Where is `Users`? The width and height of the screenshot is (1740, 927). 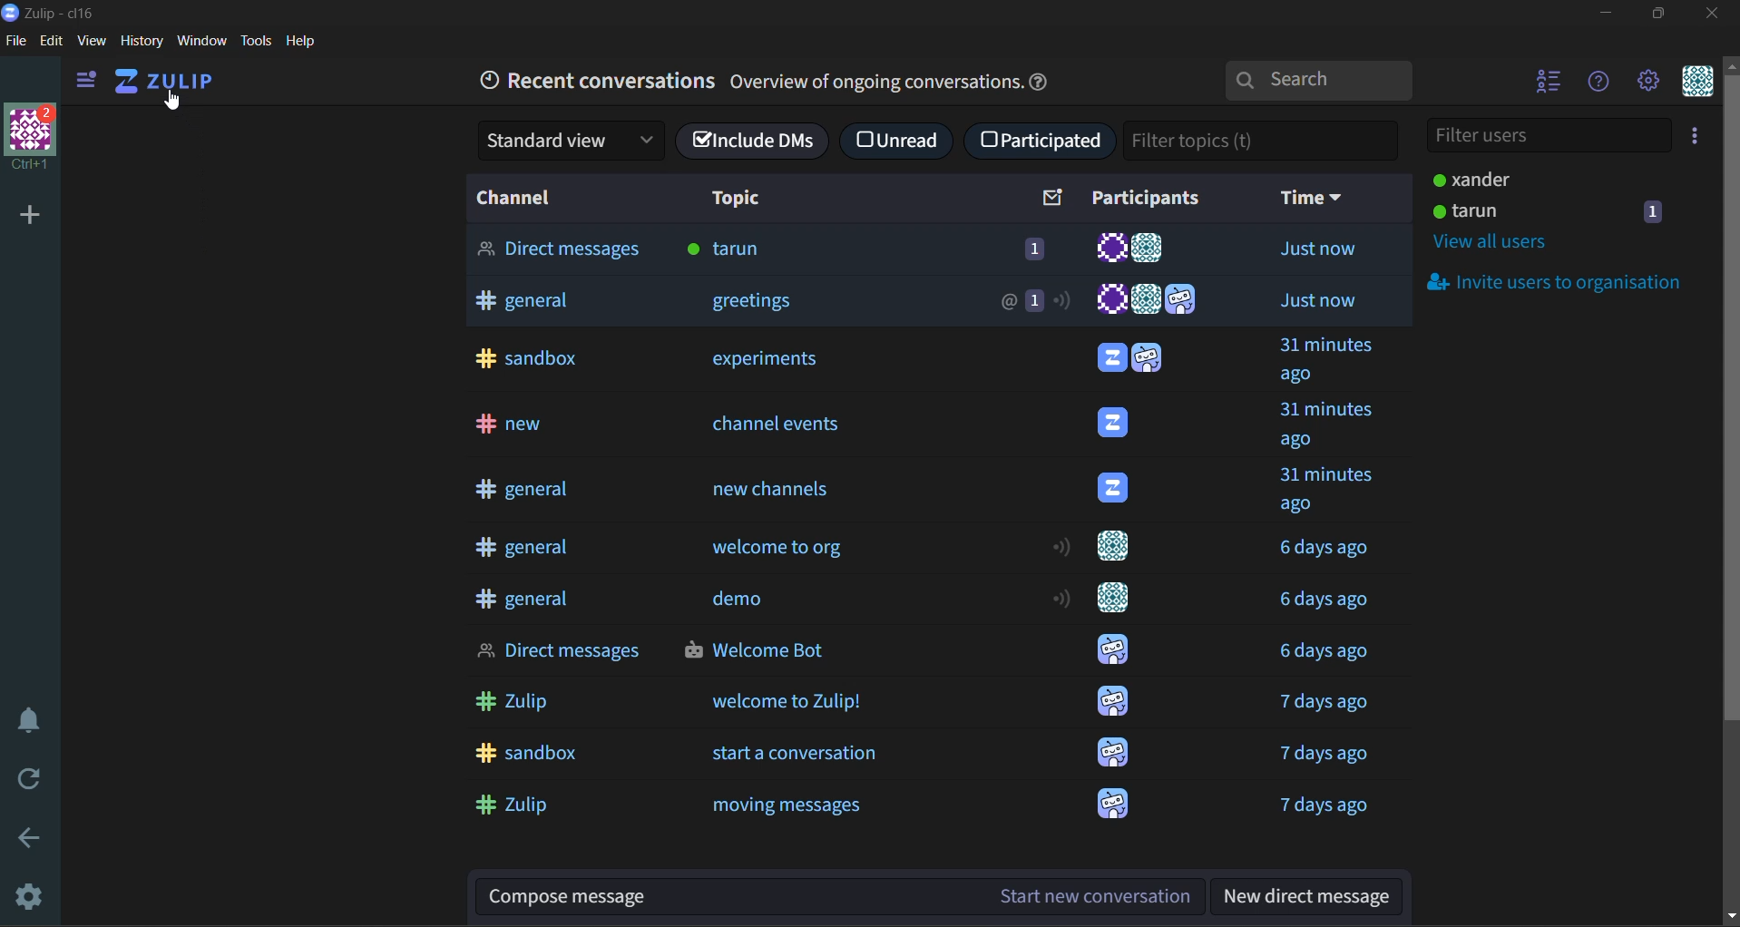 Users is located at coordinates (1138, 249).